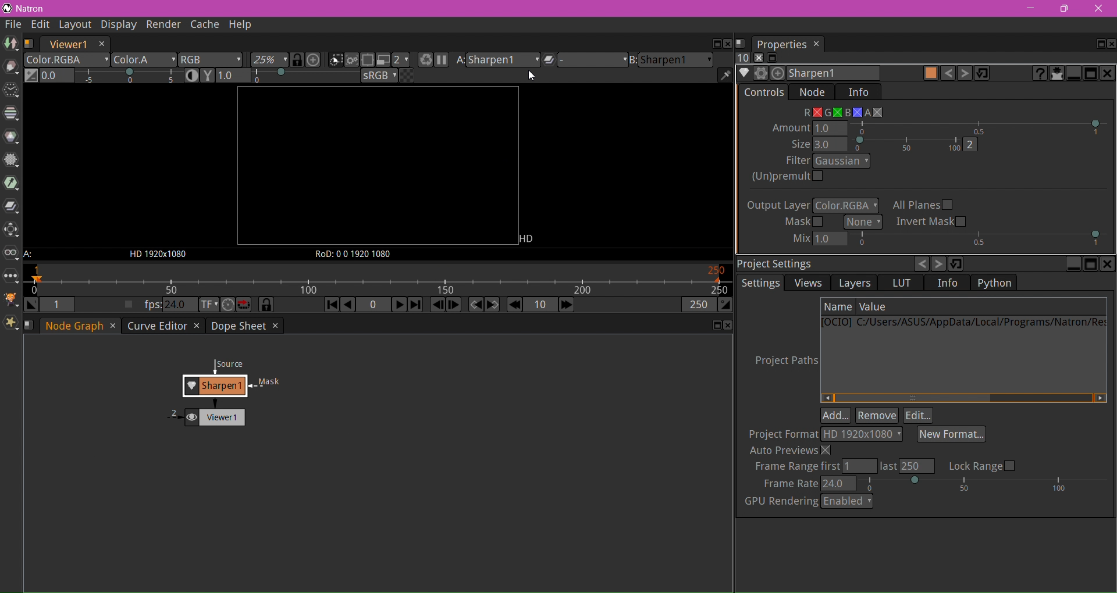 This screenshot has width=1117, height=593. Describe the element at coordinates (853, 112) in the screenshot. I see `NatronOfxParamProcessB` at that location.